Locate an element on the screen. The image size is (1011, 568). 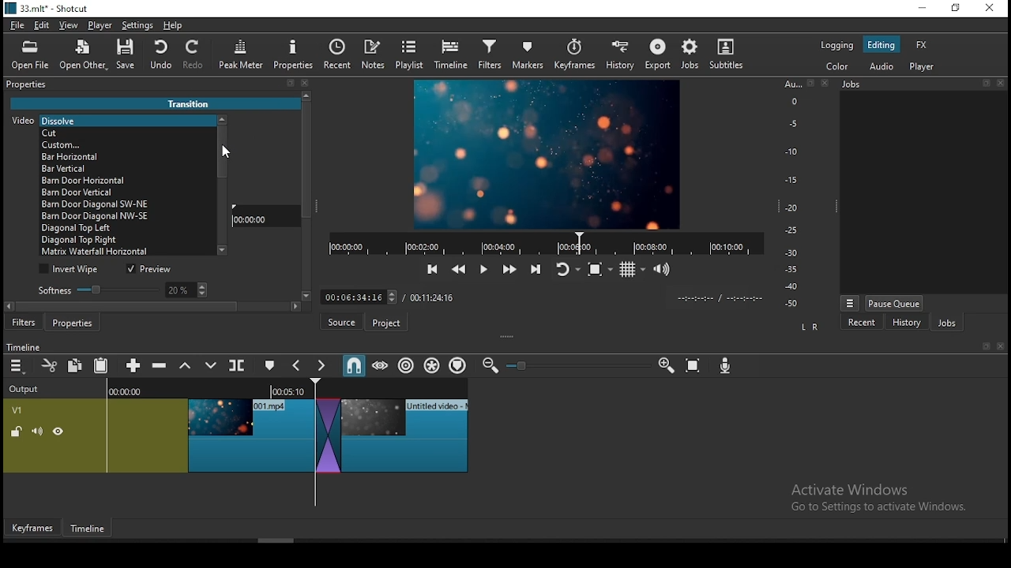
play quickly backward is located at coordinates (457, 267).